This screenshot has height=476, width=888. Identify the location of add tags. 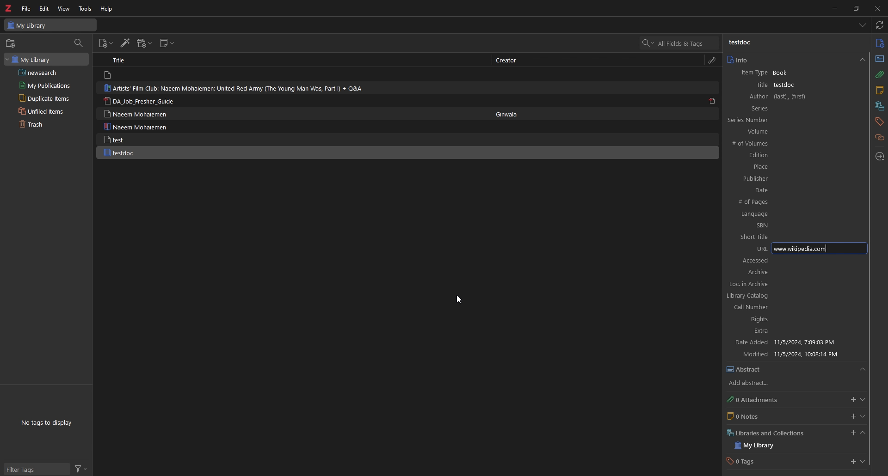
(851, 463).